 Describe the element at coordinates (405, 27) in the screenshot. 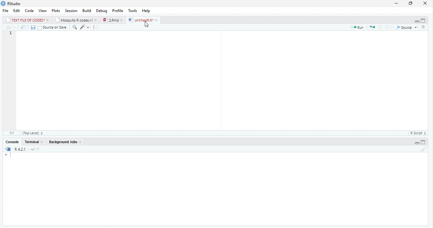

I see `Source` at that location.